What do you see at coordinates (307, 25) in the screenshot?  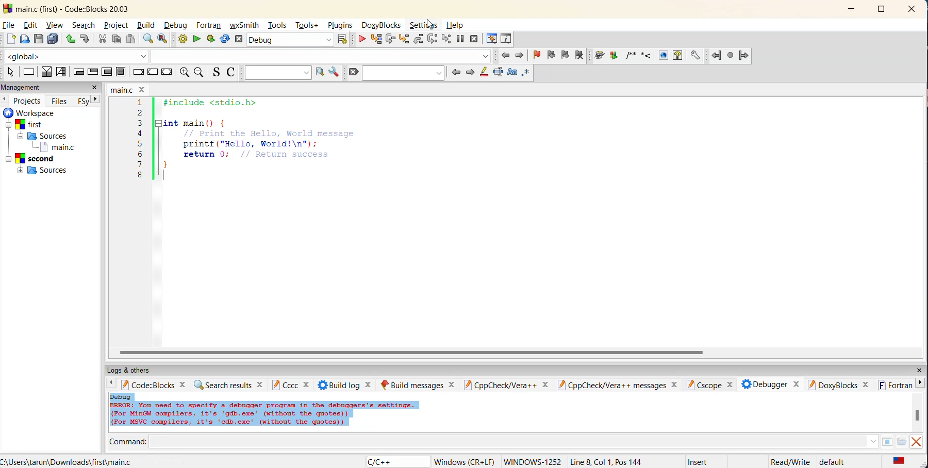 I see `tools+` at bounding box center [307, 25].